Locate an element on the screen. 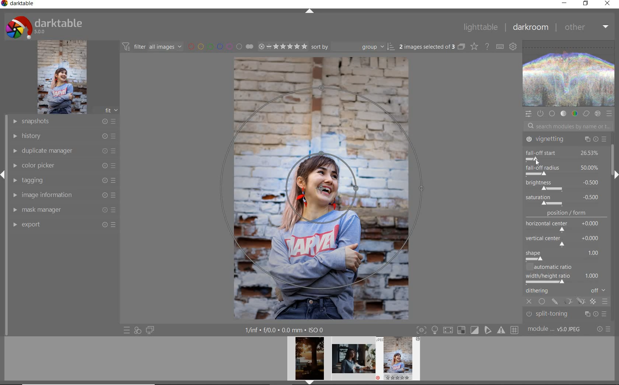 The height and width of the screenshot is (385, 619). system name is located at coordinates (18, 4).